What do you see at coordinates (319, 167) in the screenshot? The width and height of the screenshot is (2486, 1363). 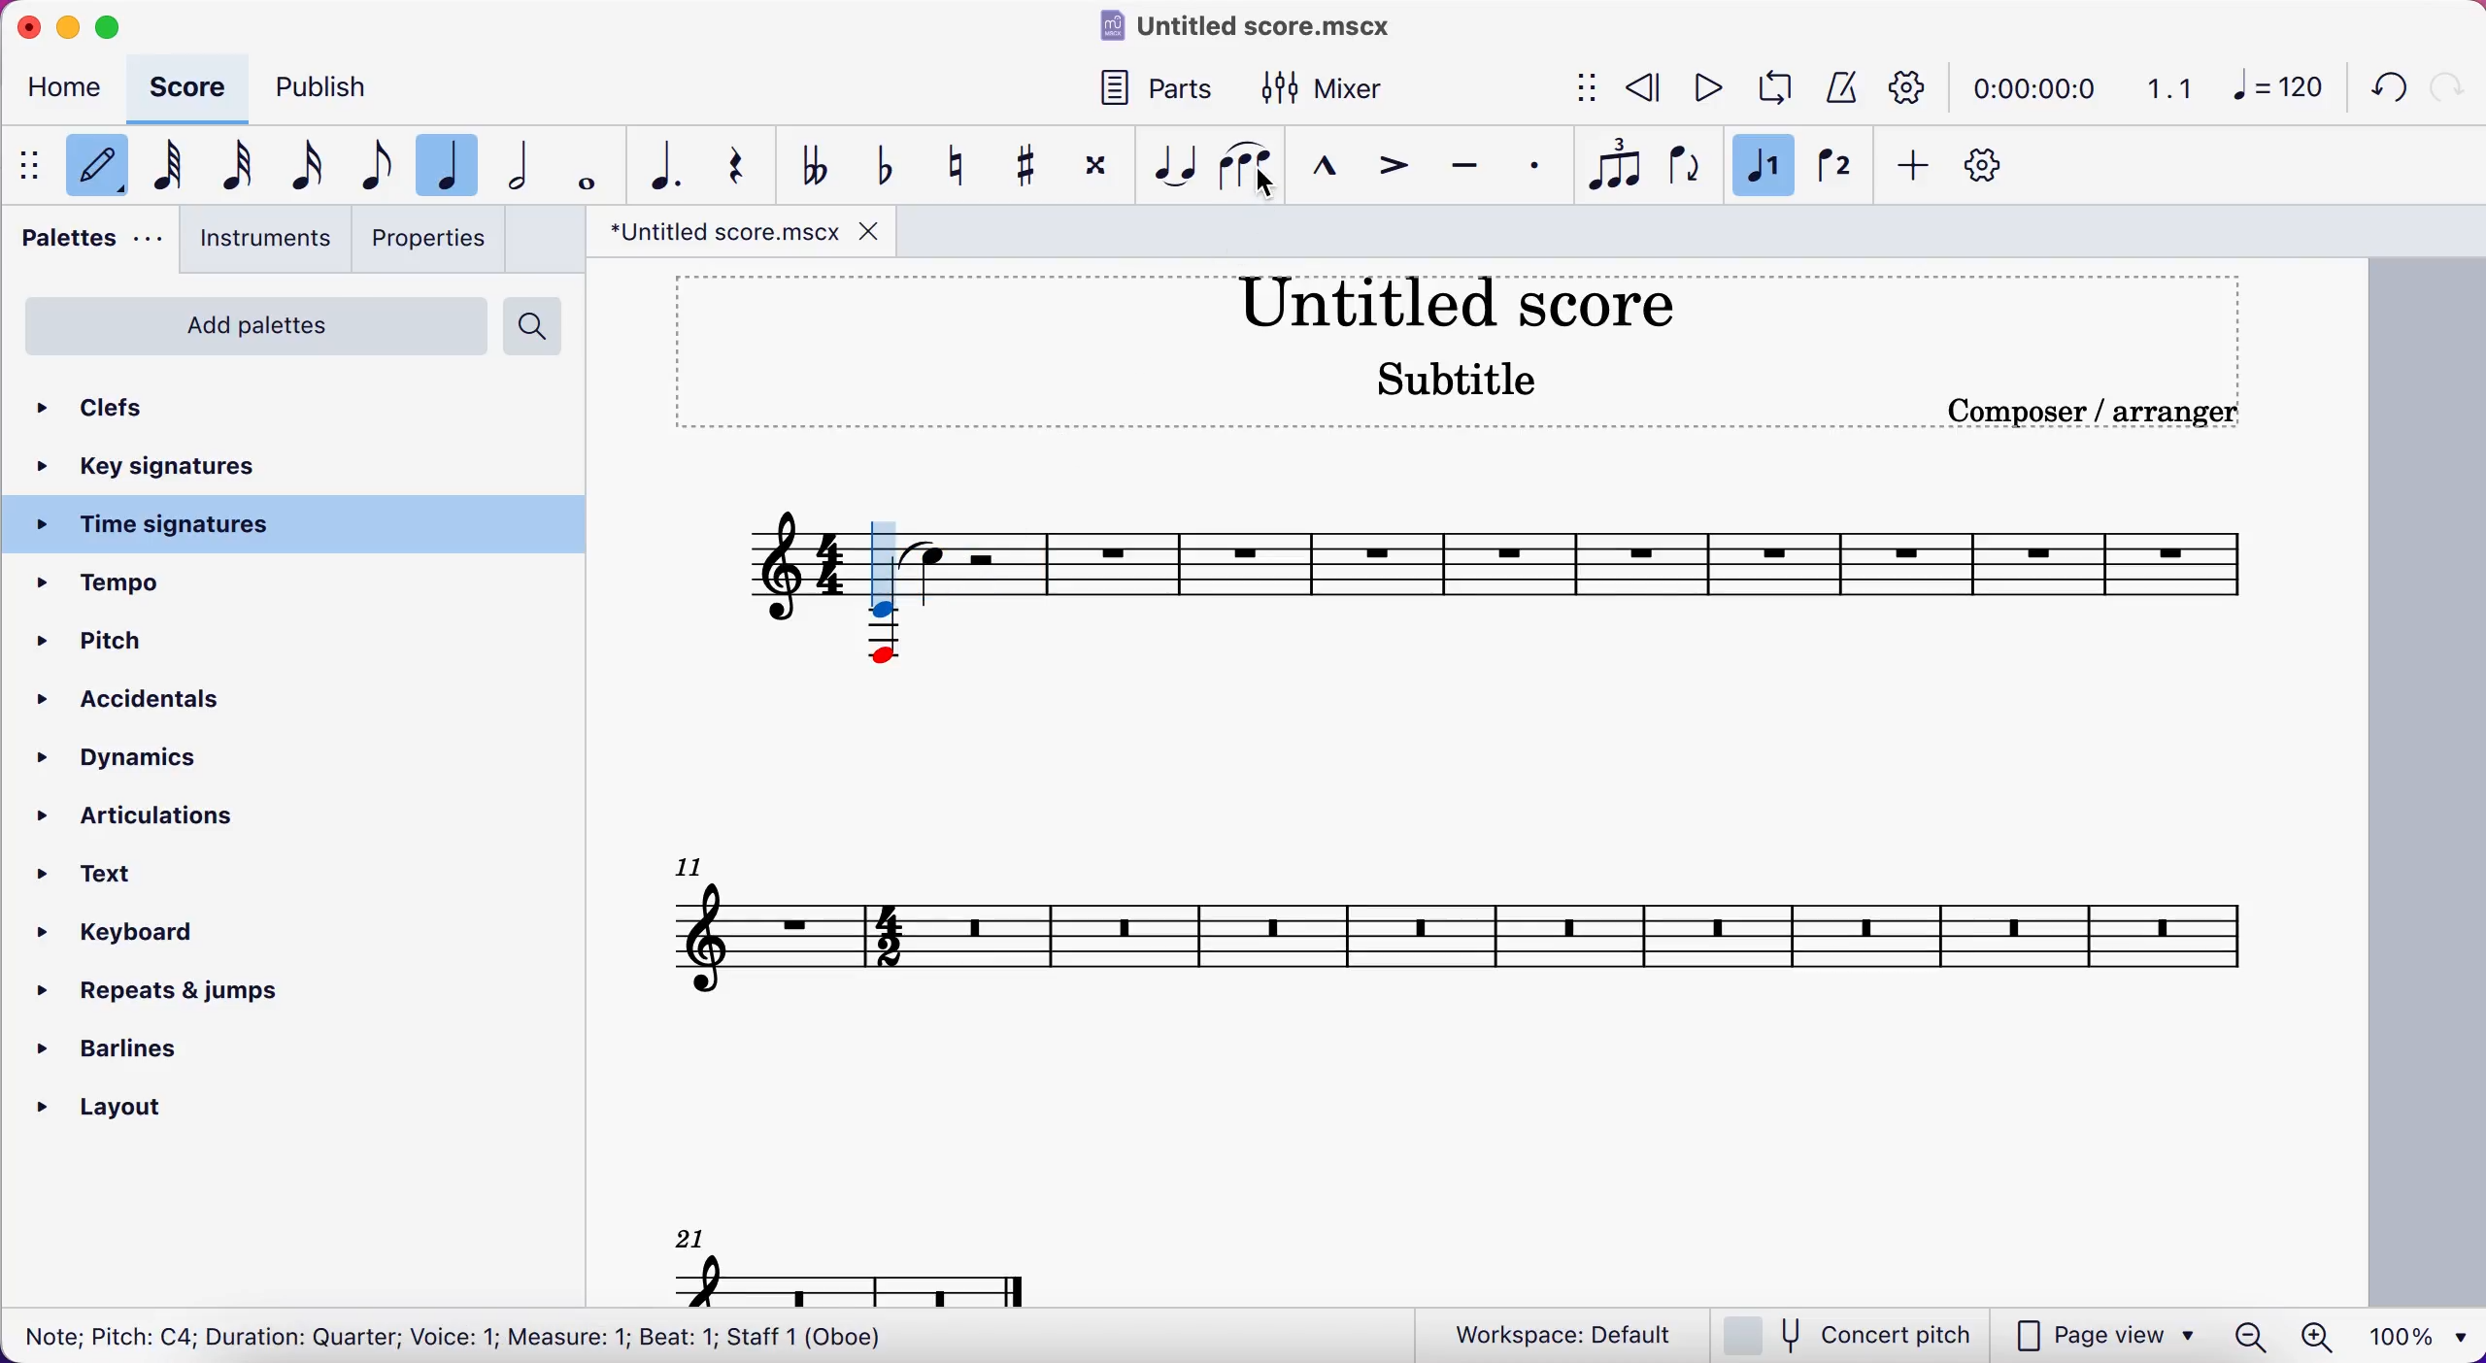 I see `16th note` at bounding box center [319, 167].